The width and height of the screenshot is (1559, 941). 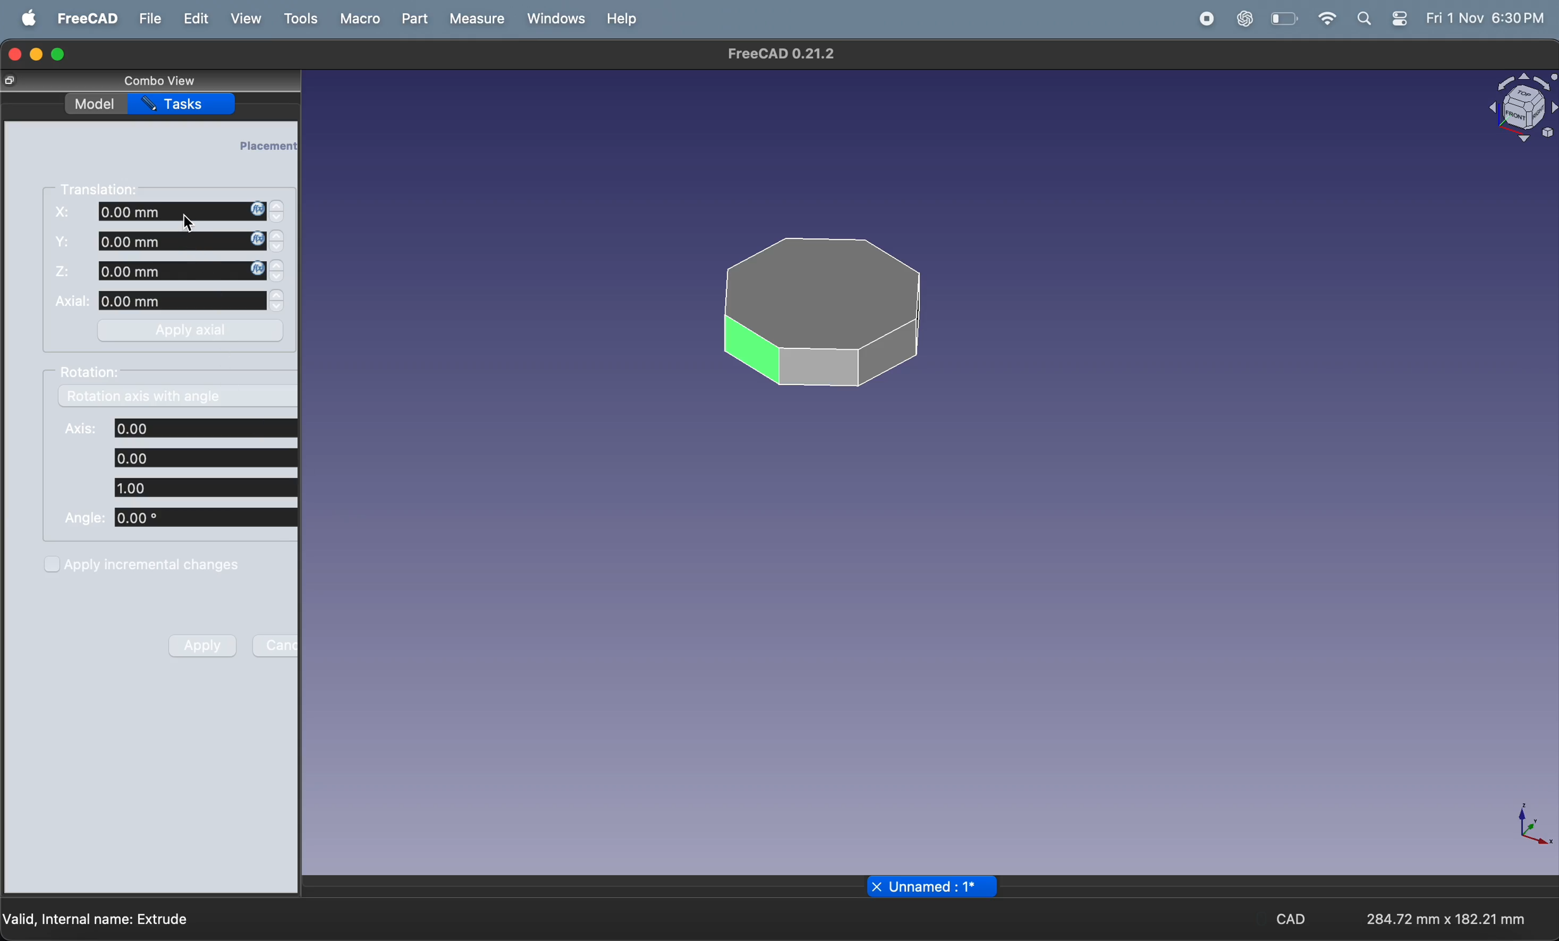 I want to click on chatgpt, so click(x=1245, y=19).